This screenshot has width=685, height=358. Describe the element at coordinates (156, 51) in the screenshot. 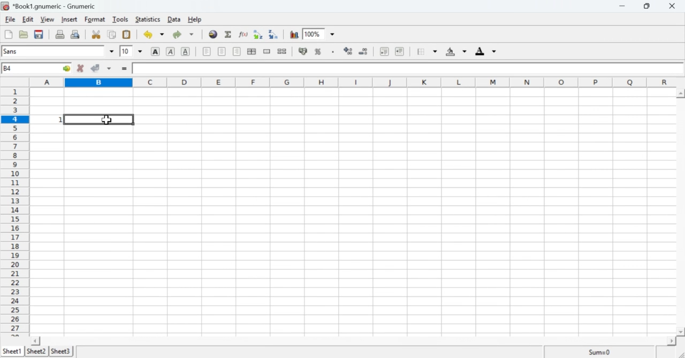

I see `Bold` at that location.